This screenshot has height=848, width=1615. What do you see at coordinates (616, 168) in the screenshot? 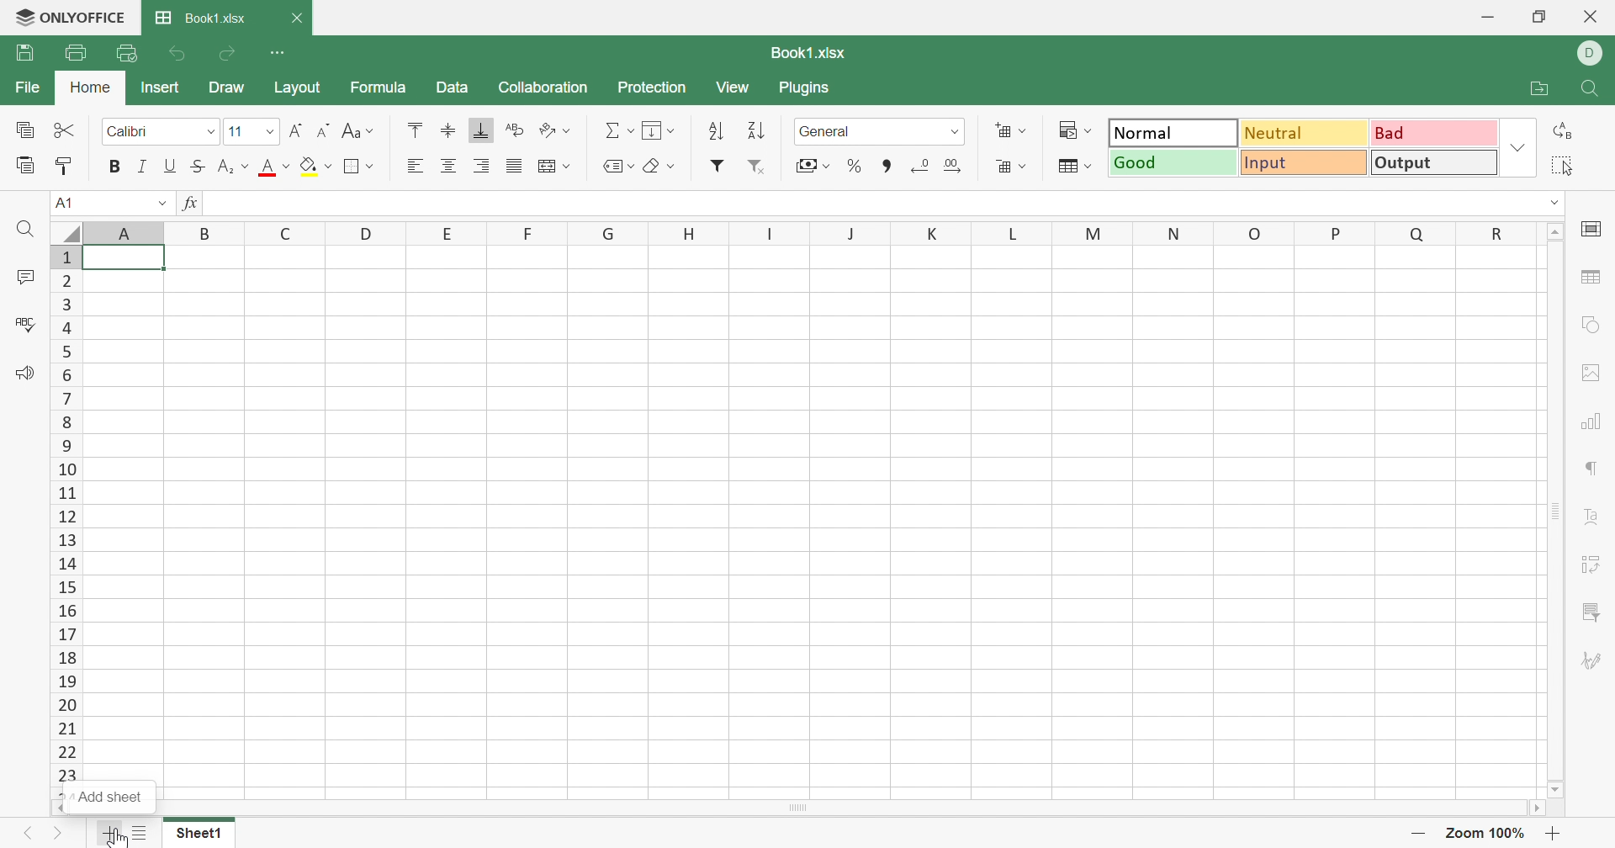
I see `Named range` at bounding box center [616, 168].